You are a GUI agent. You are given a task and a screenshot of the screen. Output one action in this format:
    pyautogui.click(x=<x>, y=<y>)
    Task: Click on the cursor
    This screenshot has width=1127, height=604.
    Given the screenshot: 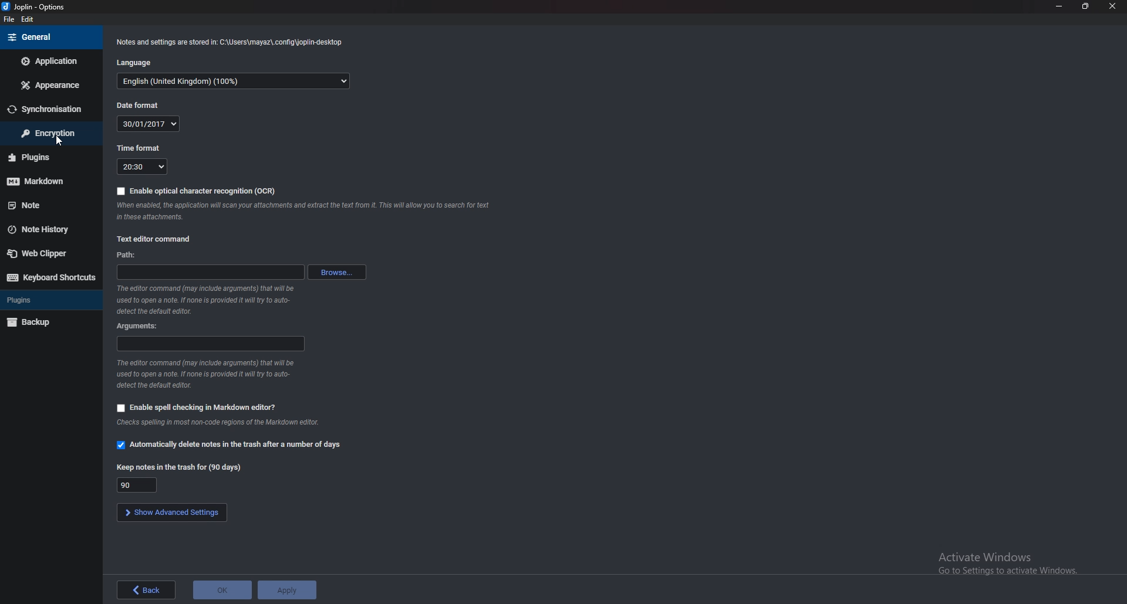 What is the action you would take?
    pyautogui.click(x=61, y=141)
    